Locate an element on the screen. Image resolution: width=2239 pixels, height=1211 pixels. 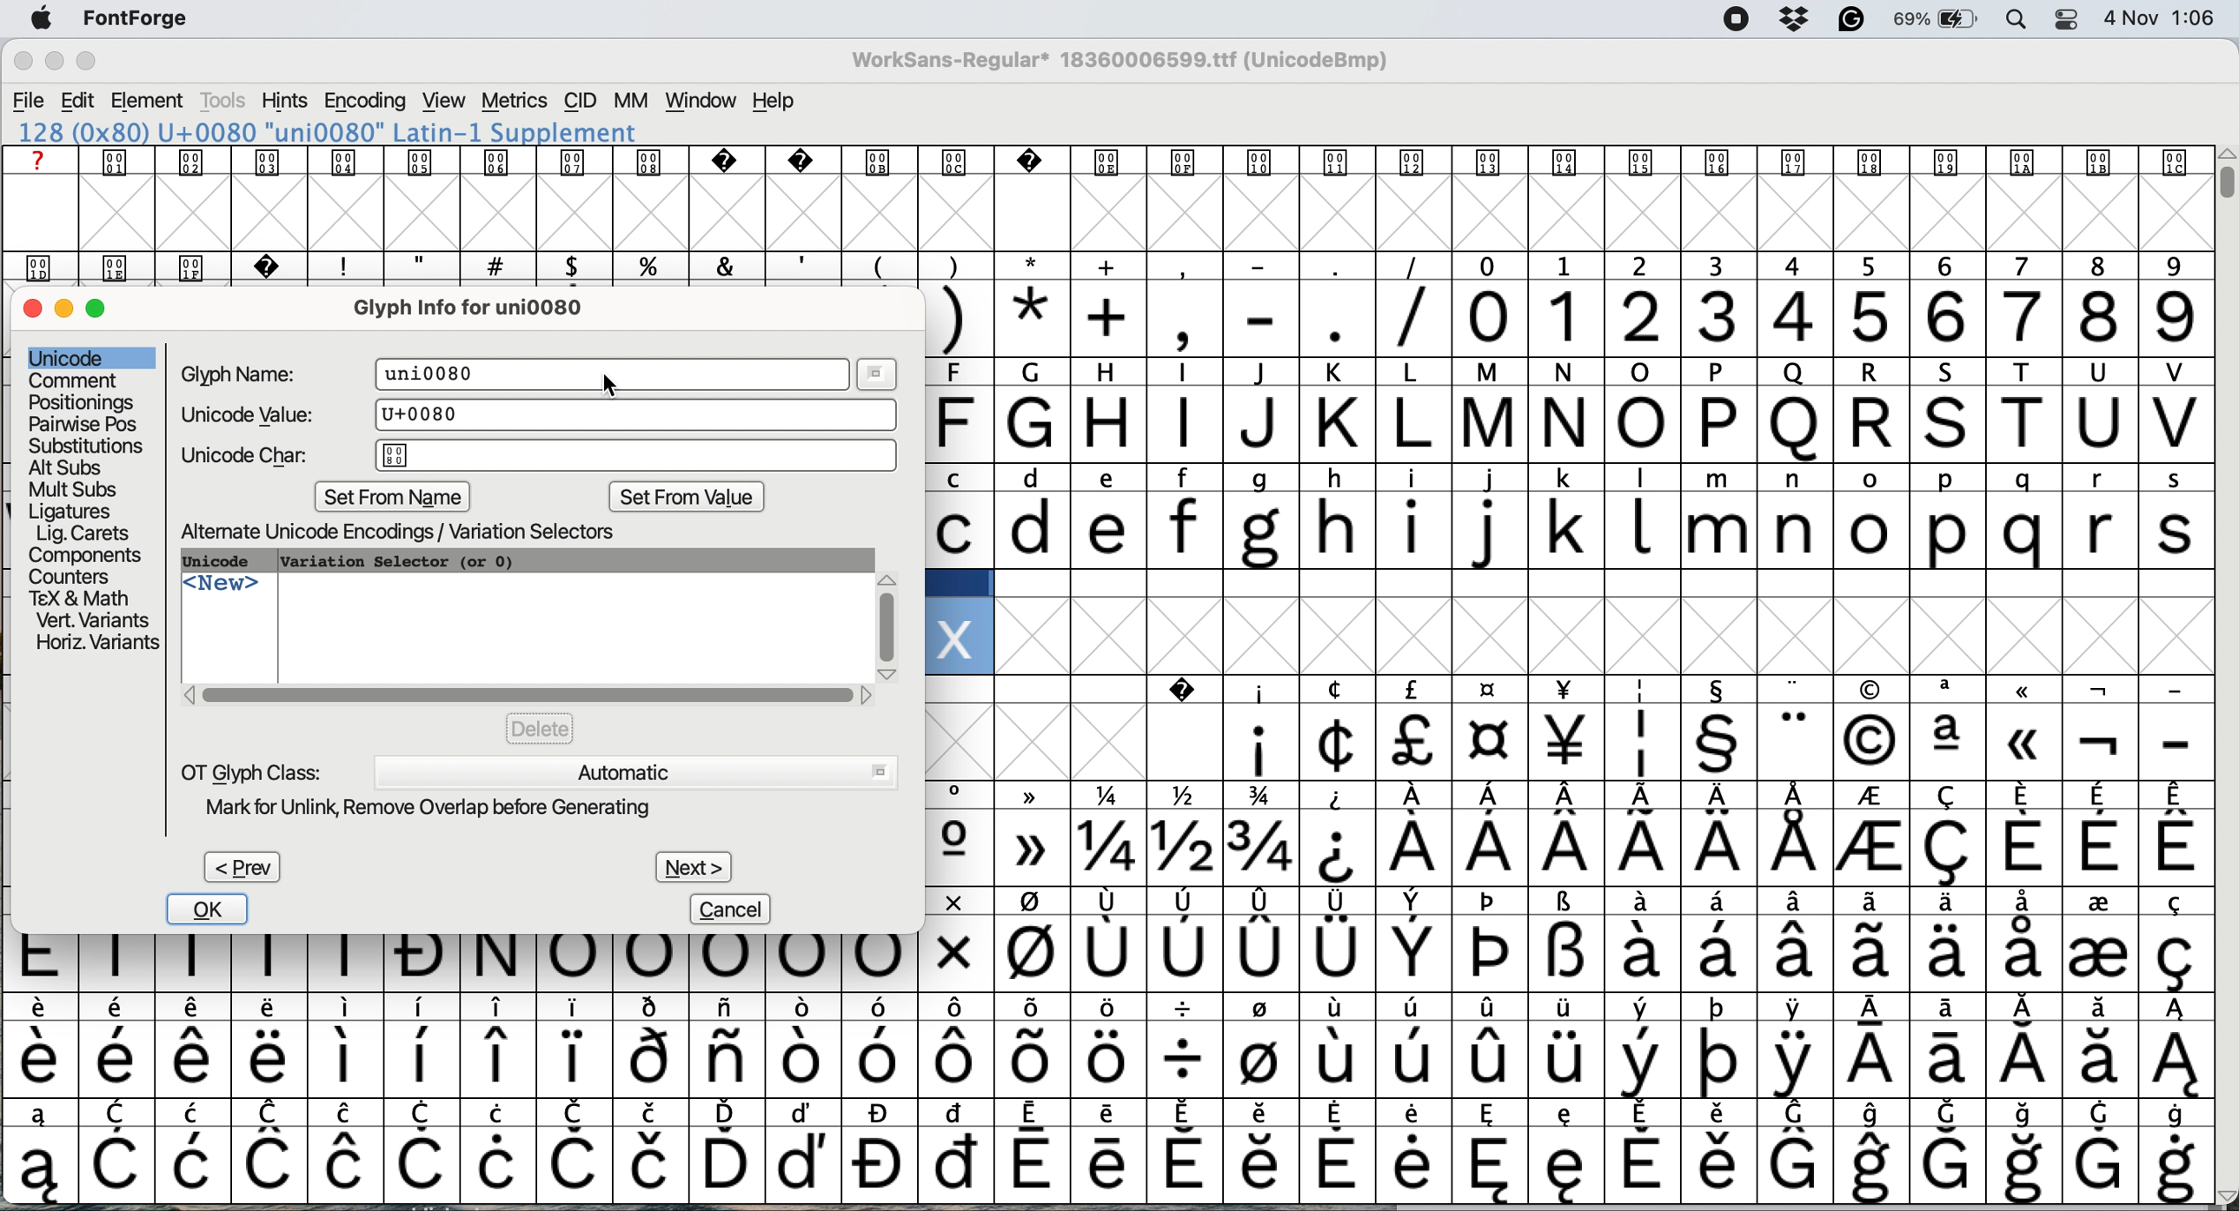
automatic is located at coordinates (634, 771).